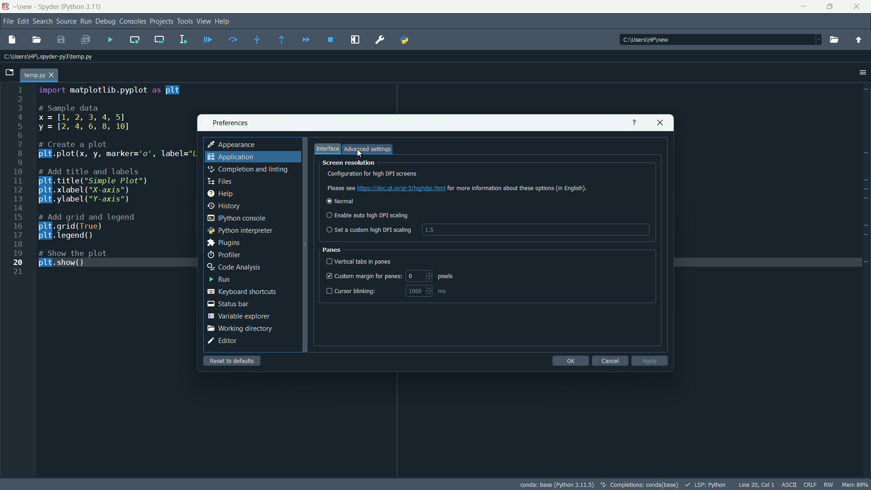 Image resolution: width=871 pixels, height=490 pixels. Describe the element at coordinates (305, 40) in the screenshot. I see `continue debugging until next breakpoint` at that location.